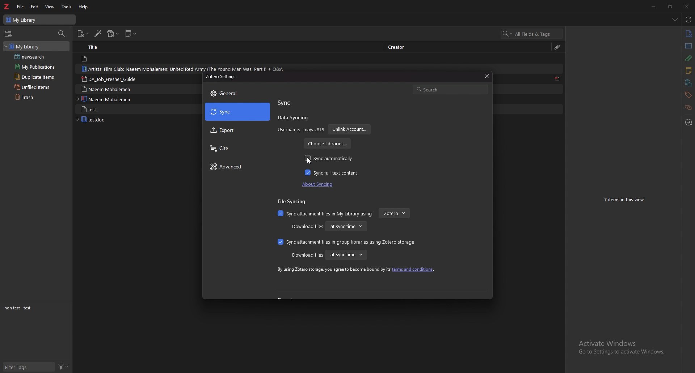 The height and width of the screenshot is (373, 695). Describe the element at coordinates (689, 121) in the screenshot. I see `locate` at that location.